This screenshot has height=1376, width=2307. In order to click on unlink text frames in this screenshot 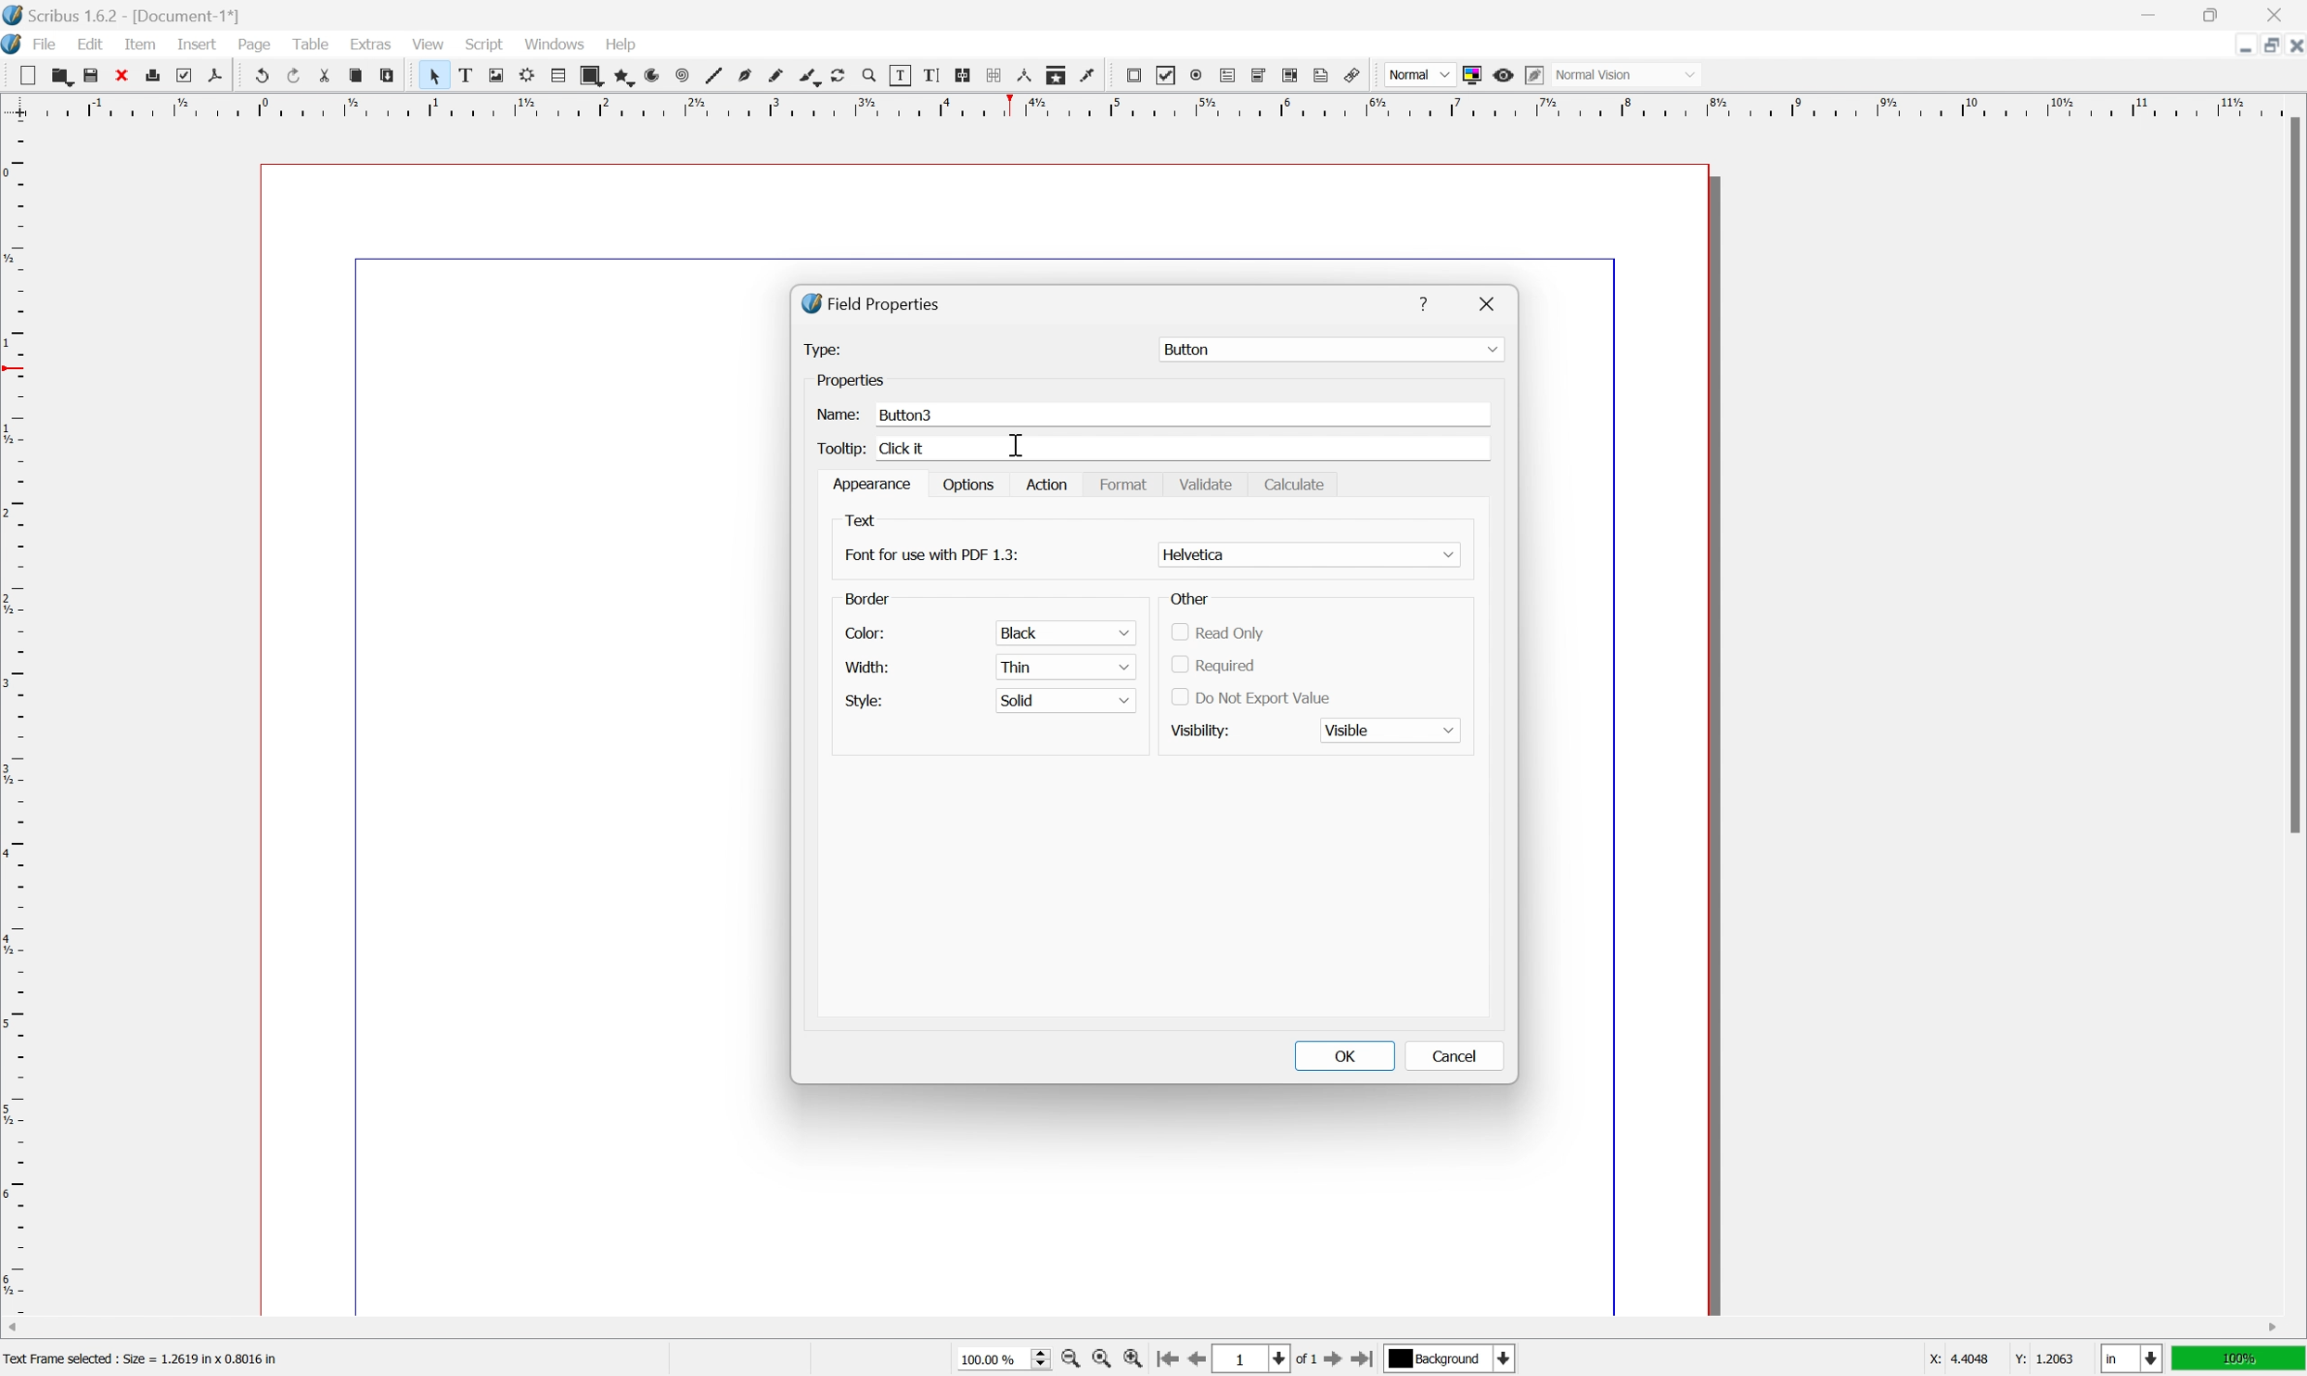, I will do `click(993, 76)`.